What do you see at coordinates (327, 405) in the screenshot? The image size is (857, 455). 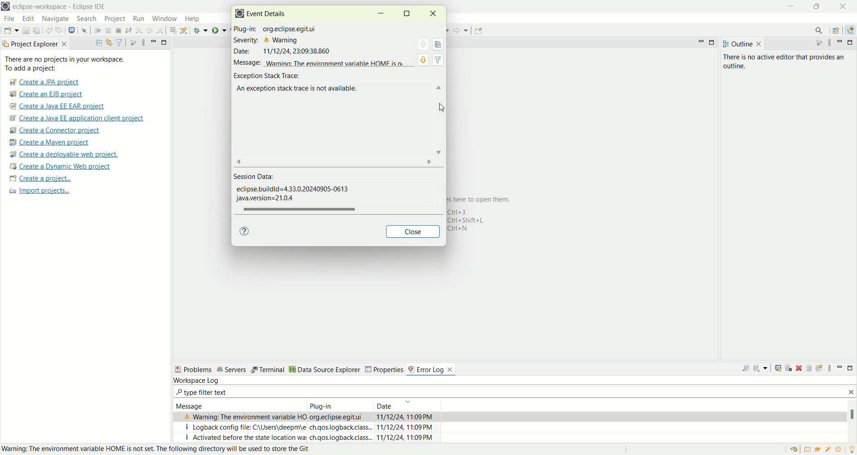 I see `Plug in` at bounding box center [327, 405].